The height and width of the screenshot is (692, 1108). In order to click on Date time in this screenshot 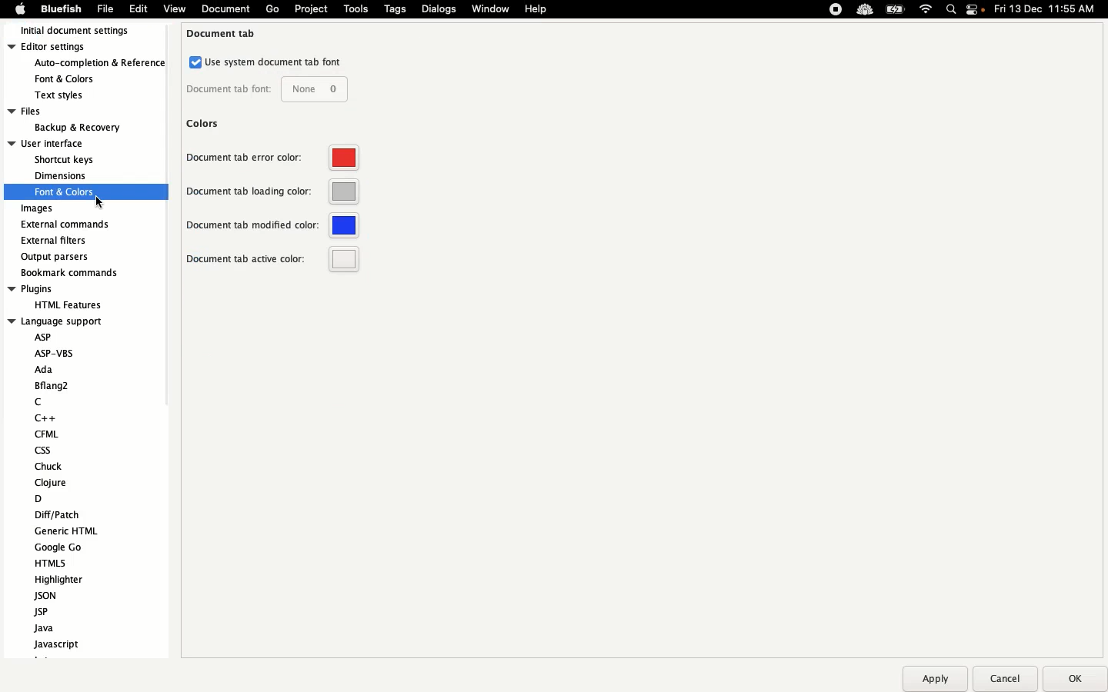, I will do `click(1050, 8)`.